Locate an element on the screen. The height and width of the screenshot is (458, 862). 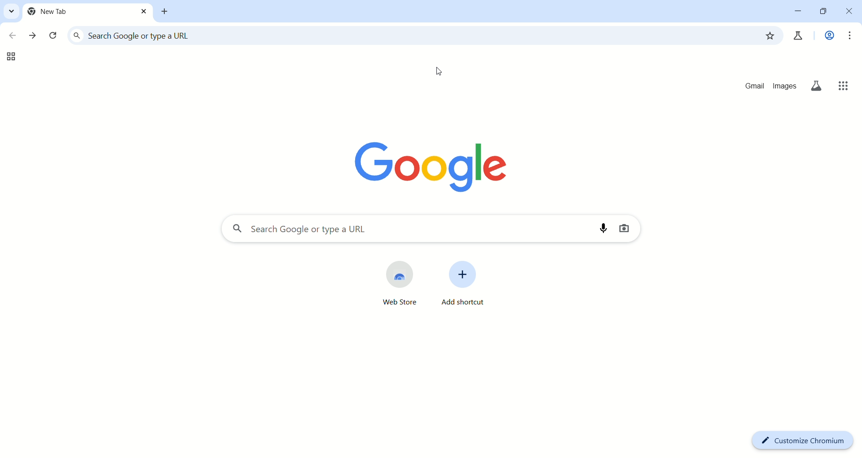
add shortcut is located at coordinates (464, 284).